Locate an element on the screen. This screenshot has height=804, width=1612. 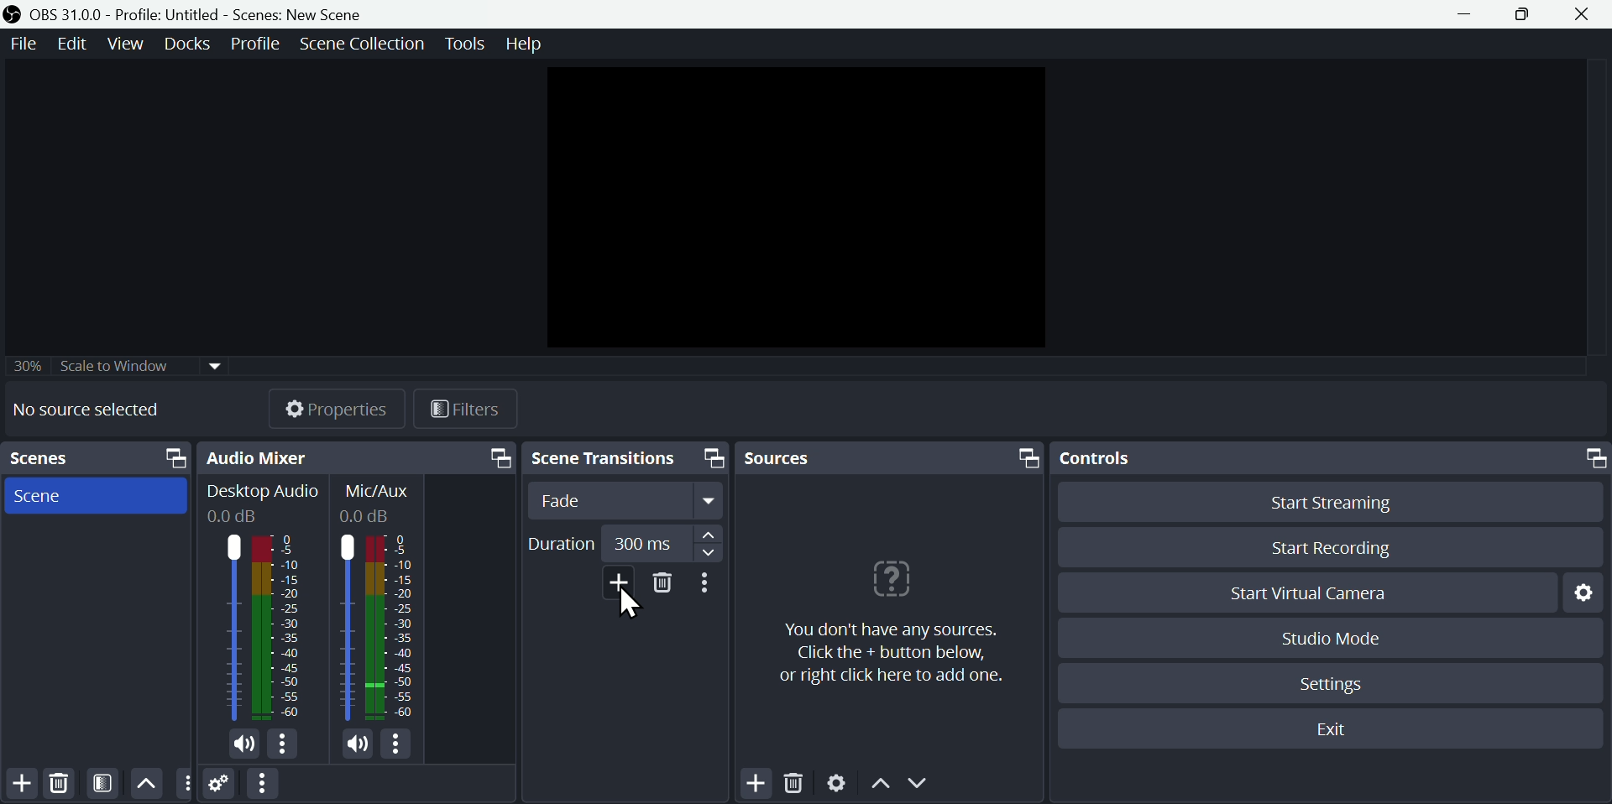
Start streaming is located at coordinates (1324, 500).